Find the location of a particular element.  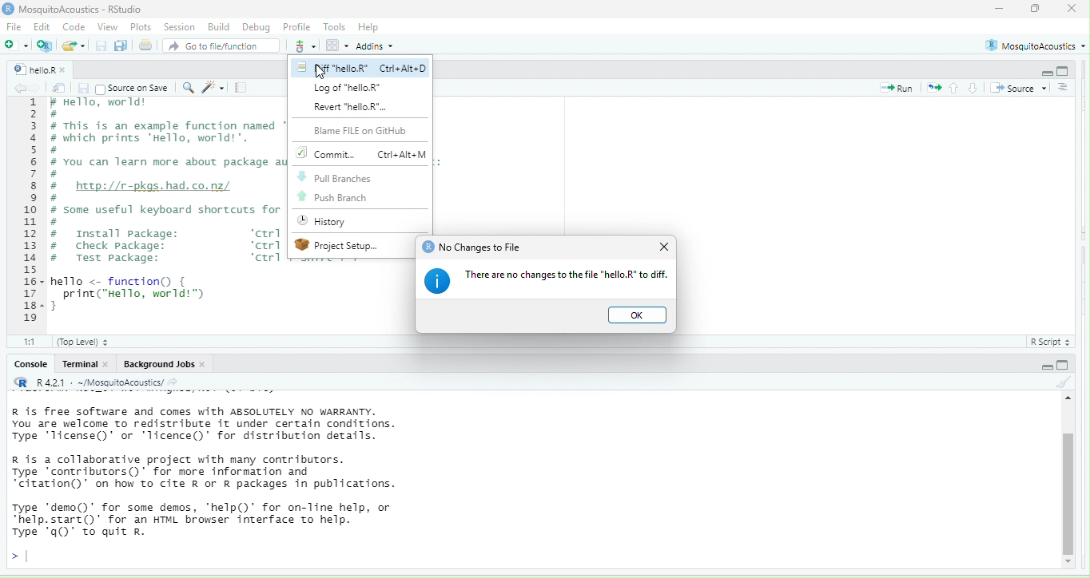

Edit is located at coordinates (42, 27).